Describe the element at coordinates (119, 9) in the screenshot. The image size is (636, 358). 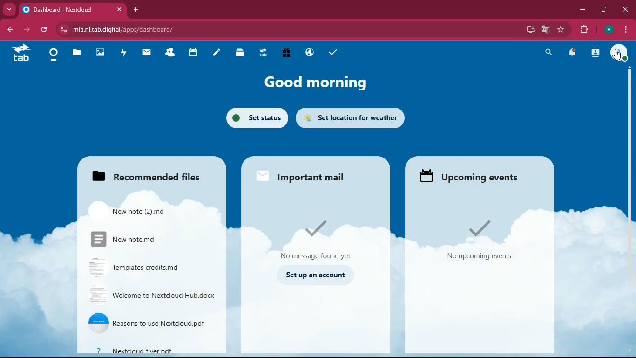
I see `close` at that location.